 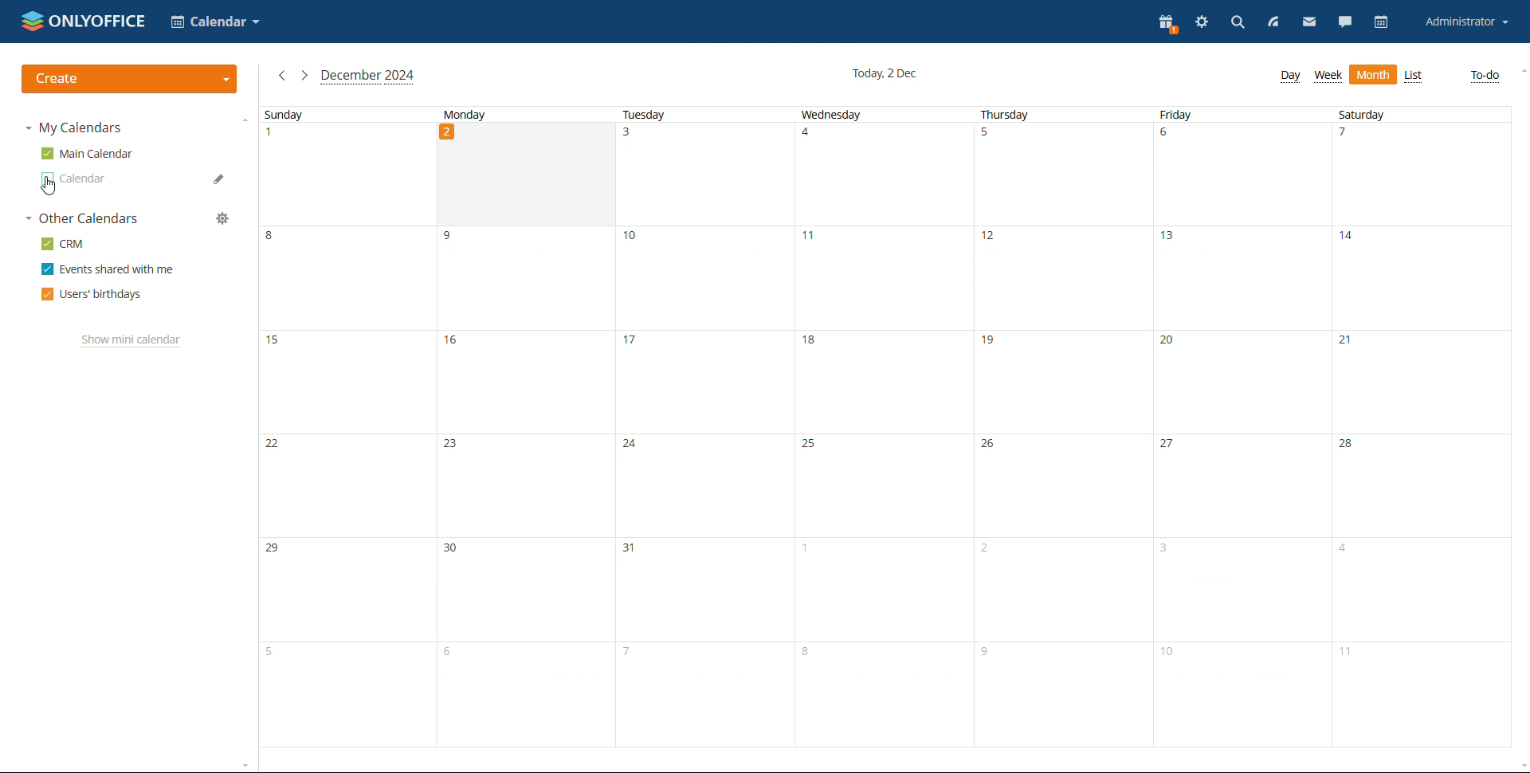 I want to click on saturday, so click(x=1422, y=427).